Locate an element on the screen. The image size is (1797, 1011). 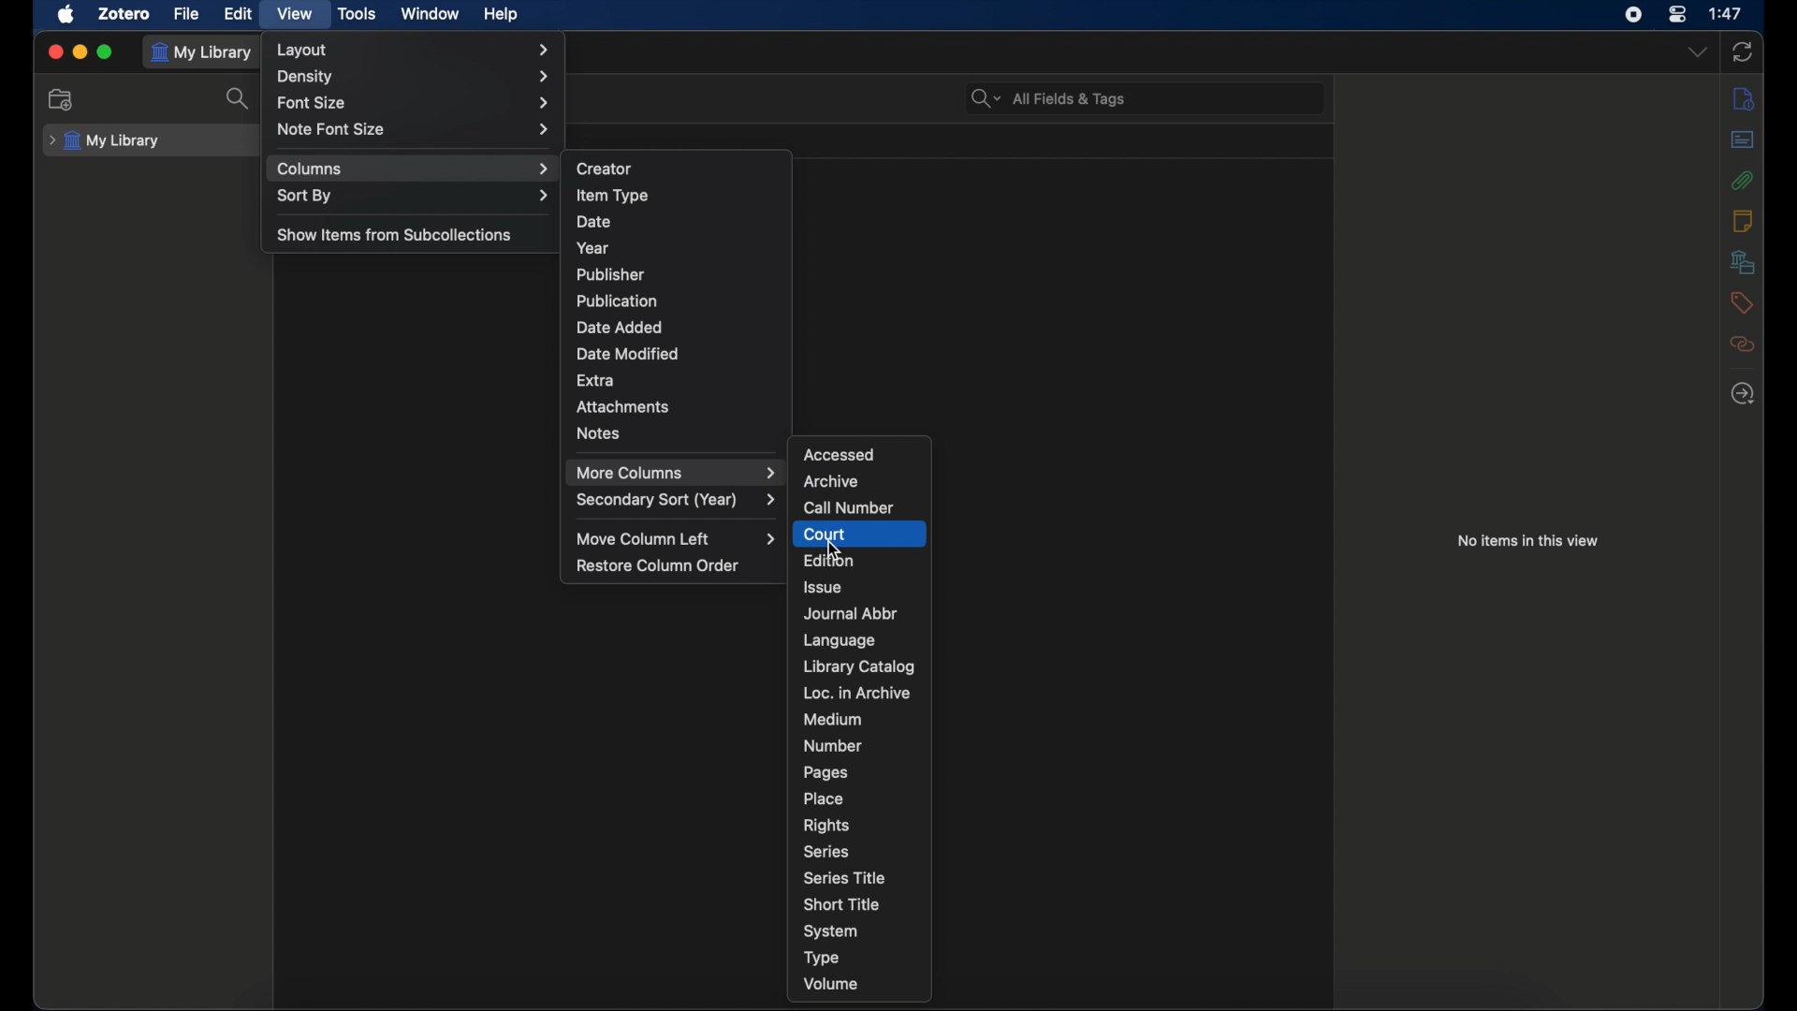
publication is located at coordinates (619, 300).